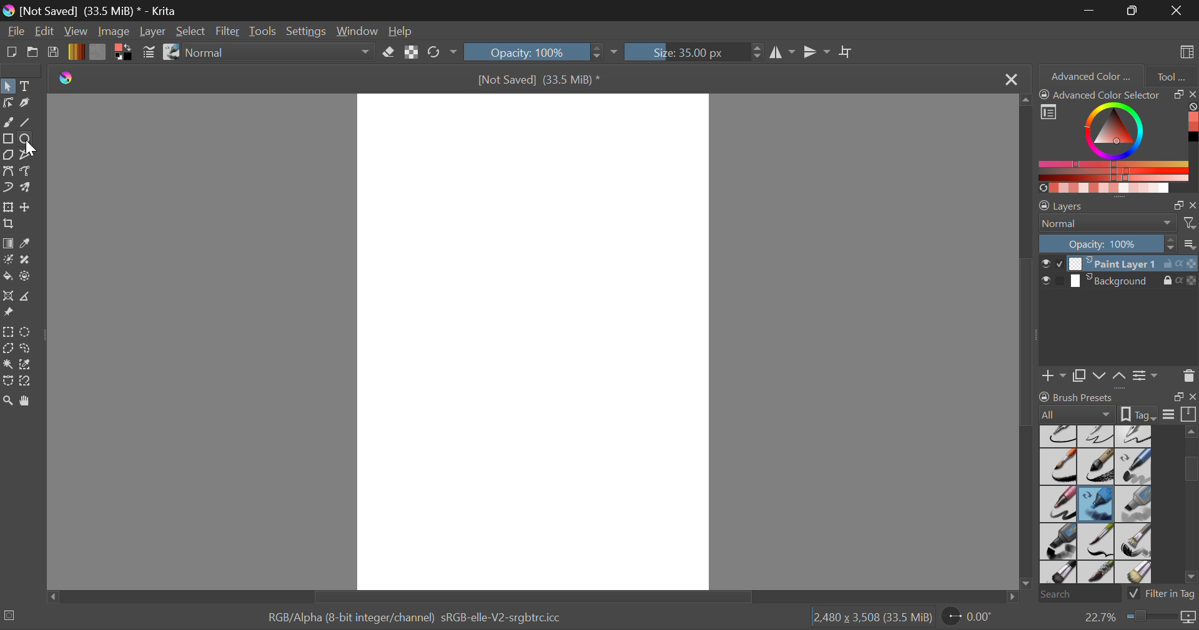  Describe the element at coordinates (1118, 283) in the screenshot. I see `Background Layer` at that location.